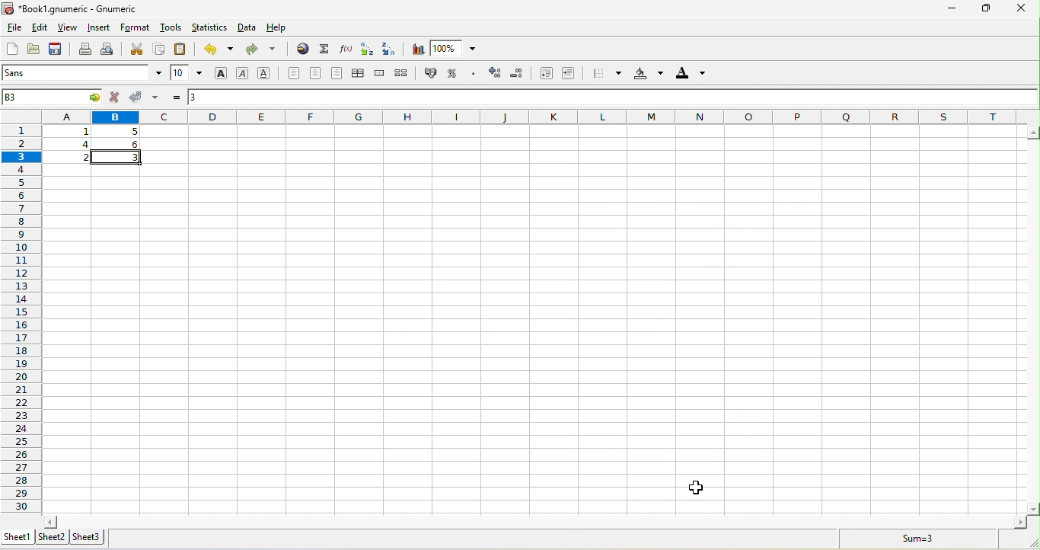 The width and height of the screenshot is (1040, 550). What do you see at coordinates (267, 74) in the screenshot?
I see `underline` at bounding box center [267, 74].